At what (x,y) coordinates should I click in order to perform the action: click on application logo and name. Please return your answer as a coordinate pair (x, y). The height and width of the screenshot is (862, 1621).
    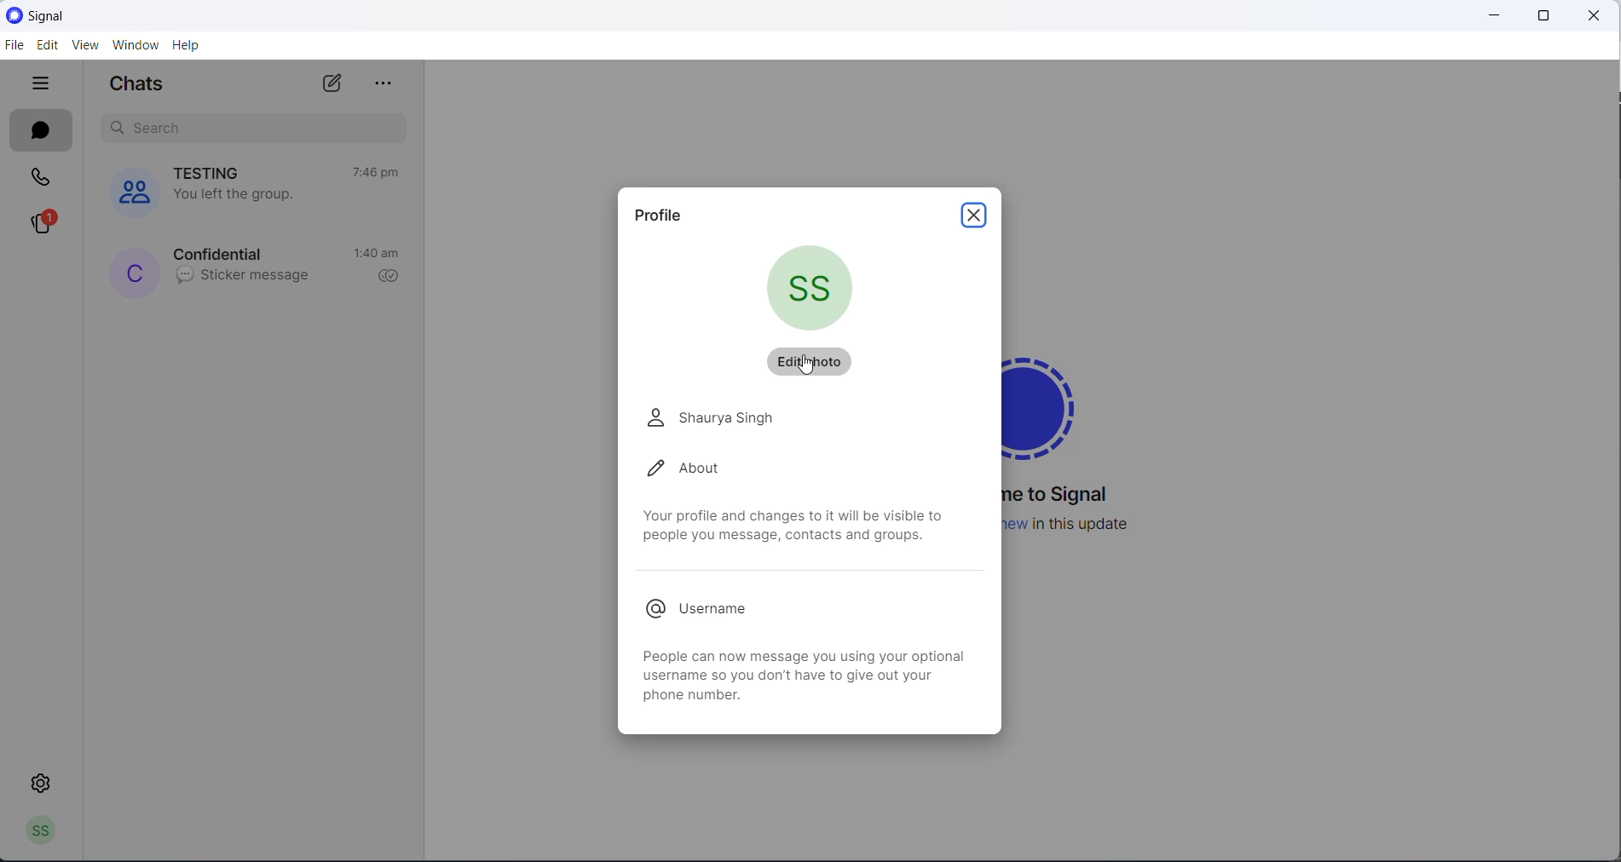
    Looking at the image, I should click on (84, 16).